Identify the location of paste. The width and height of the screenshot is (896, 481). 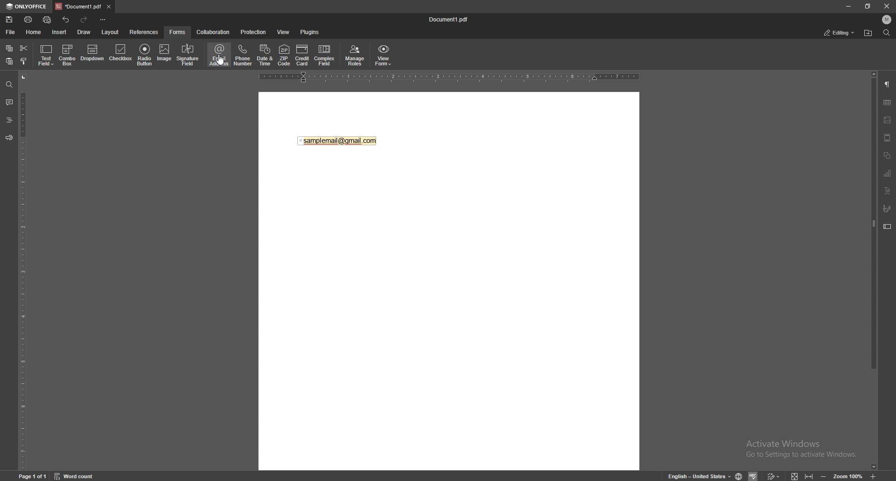
(9, 61).